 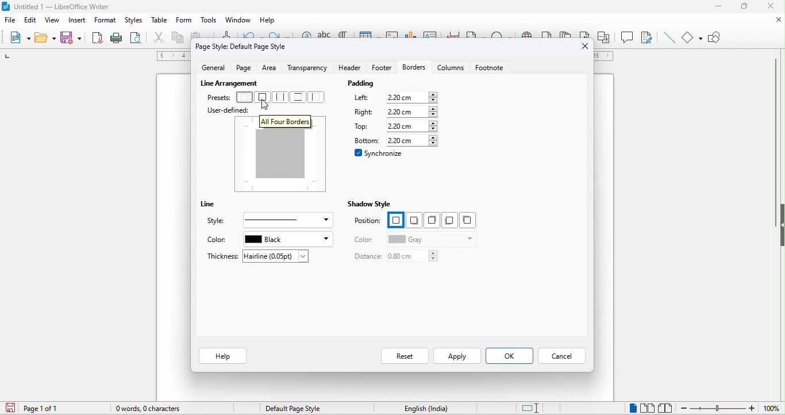 What do you see at coordinates (56, 7) in the screenshot?
I see `title` at bounding box center [56, 7].